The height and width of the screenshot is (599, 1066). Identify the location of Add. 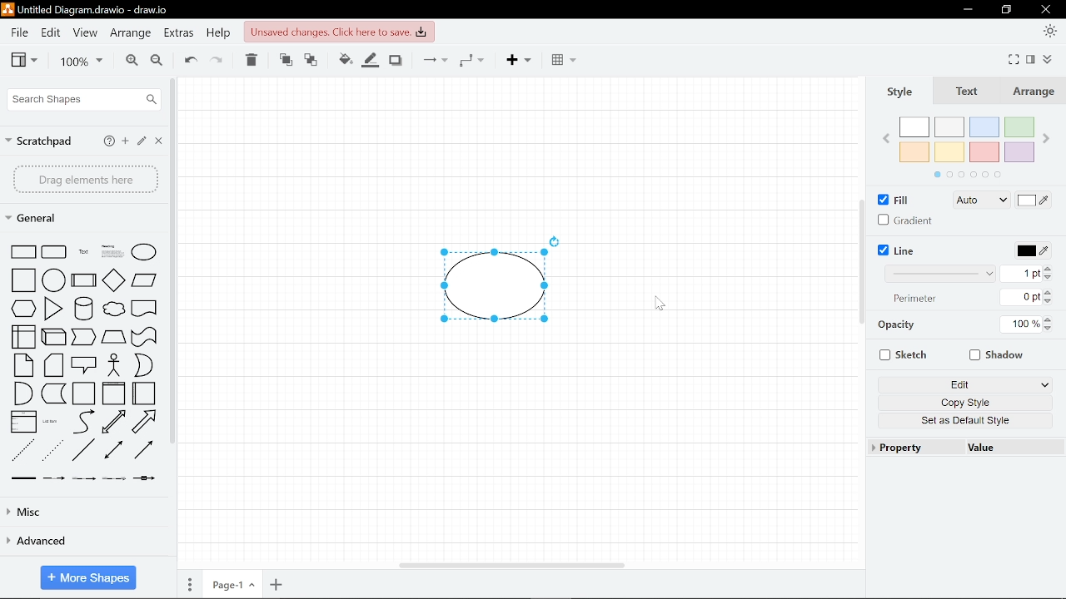
(520, 61).